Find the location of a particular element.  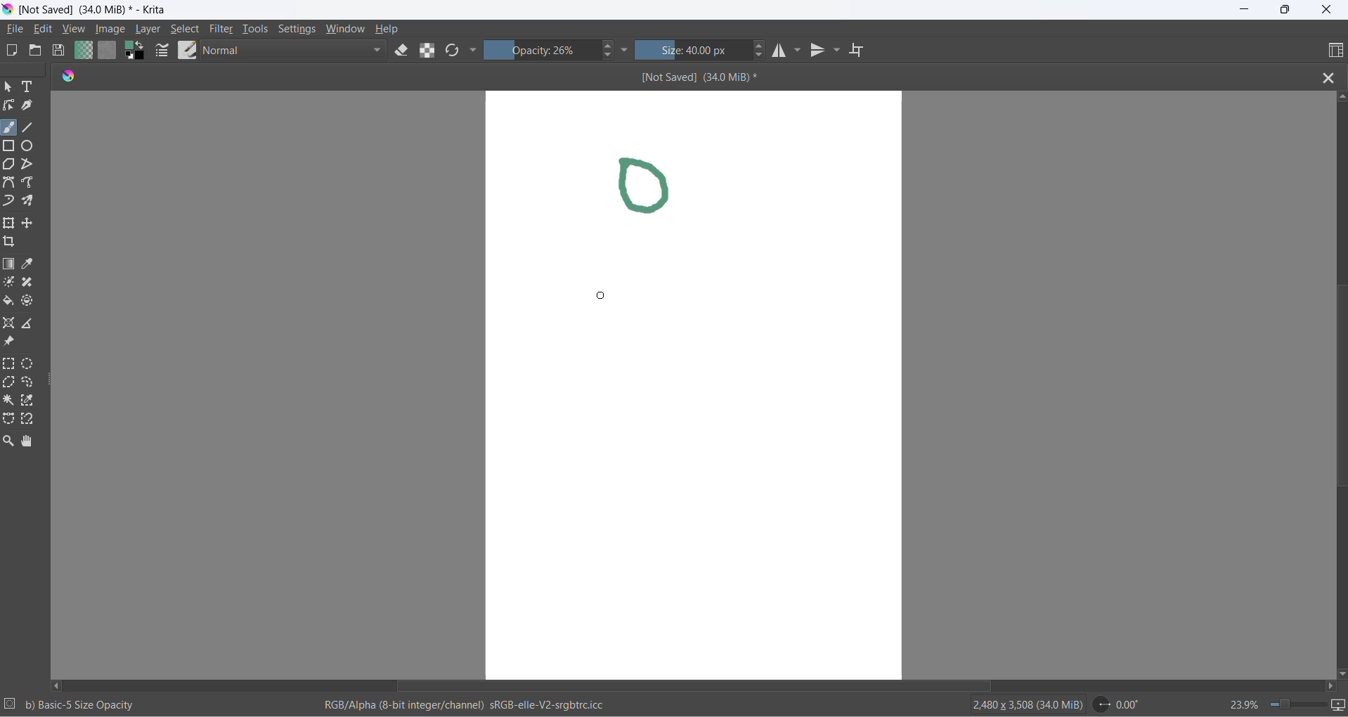

line tool is located at coordinates (36, 127).